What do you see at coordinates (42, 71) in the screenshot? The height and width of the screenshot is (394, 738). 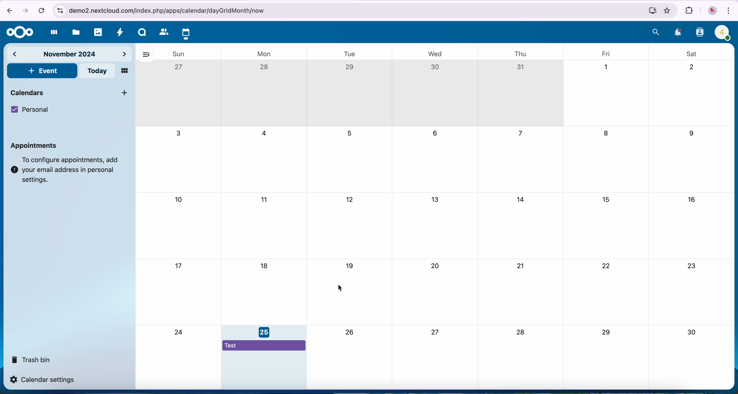 I see `click on event` at bounding box center [42, 71].